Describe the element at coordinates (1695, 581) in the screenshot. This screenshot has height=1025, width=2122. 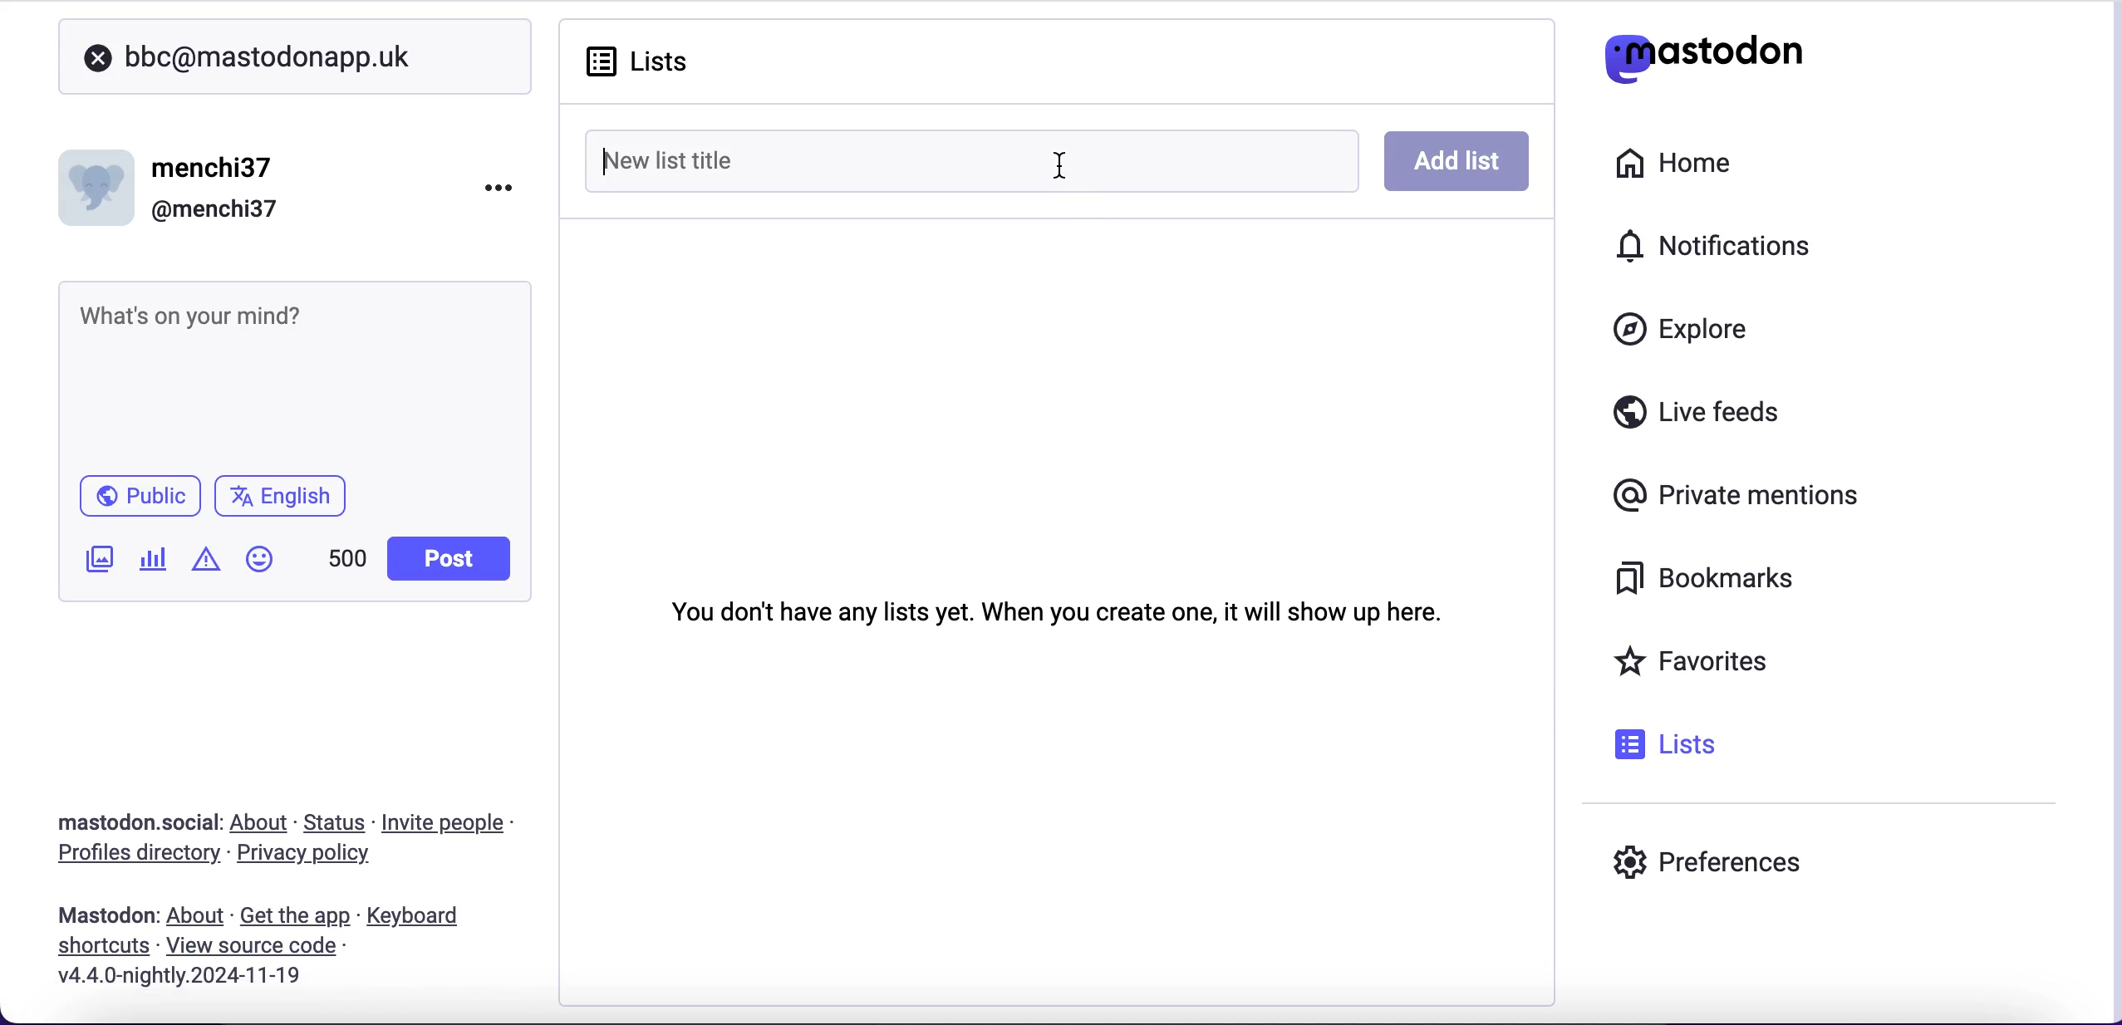
I see `bookmarks` at that location.